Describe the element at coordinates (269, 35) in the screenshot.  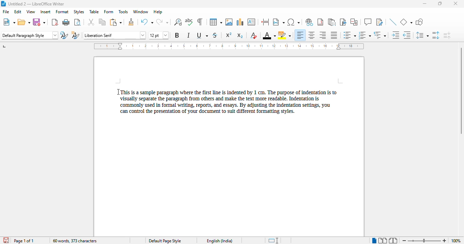
I see `font color` at that location.